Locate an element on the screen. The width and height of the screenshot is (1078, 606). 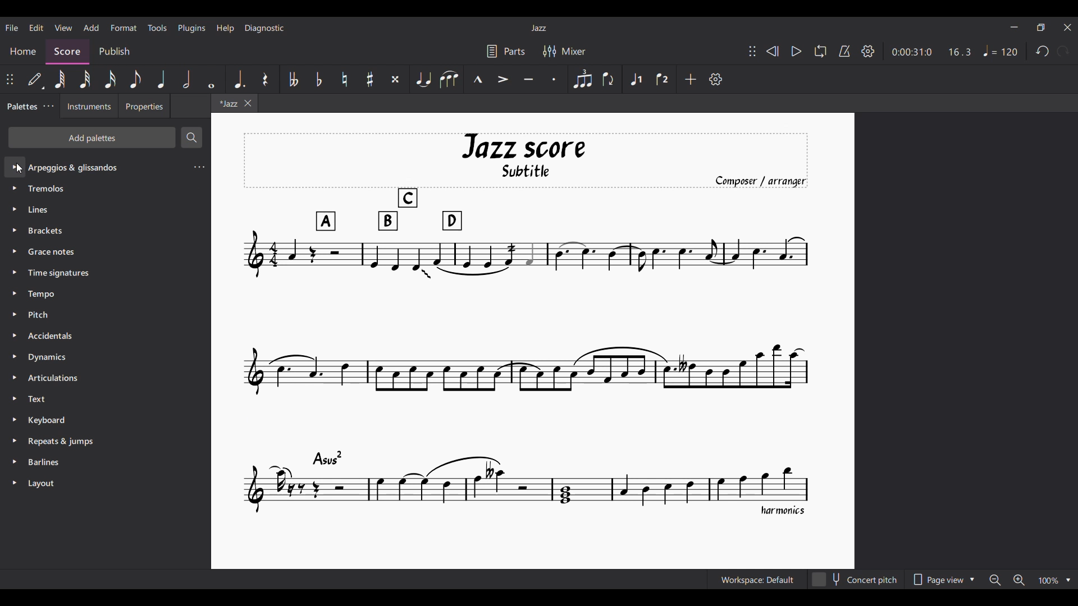
8th note is located at coordinates (135, 79).